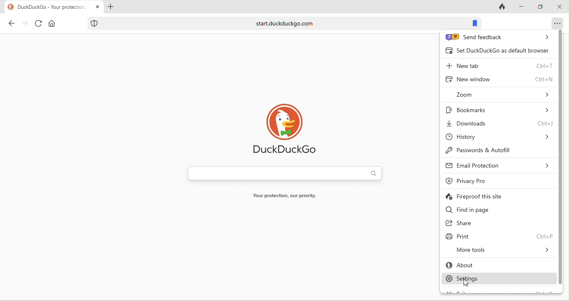 The height and width of the screenshot is (301, 569). I want to click on vertical scroll bar, so click(561, 158).